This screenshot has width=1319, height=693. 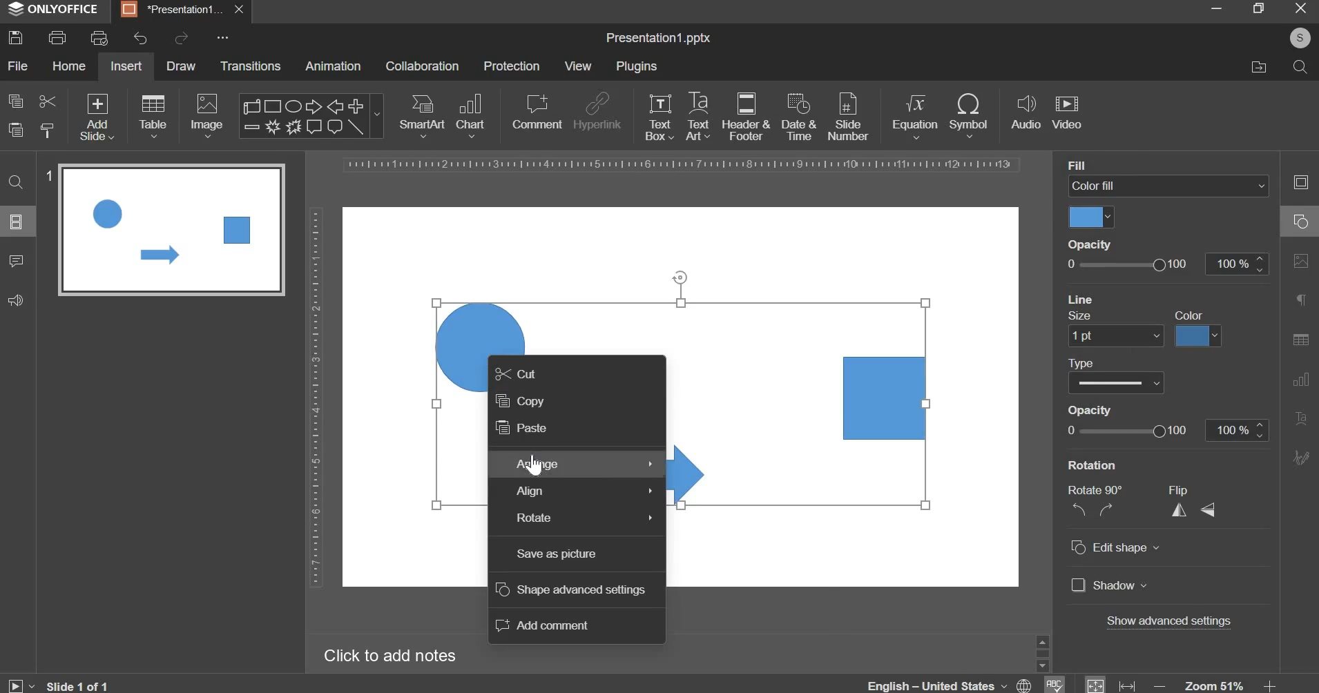 What do you see at coordinates (17, 181) in the screenshot?
I see `find` at bounding box center [17, 181].